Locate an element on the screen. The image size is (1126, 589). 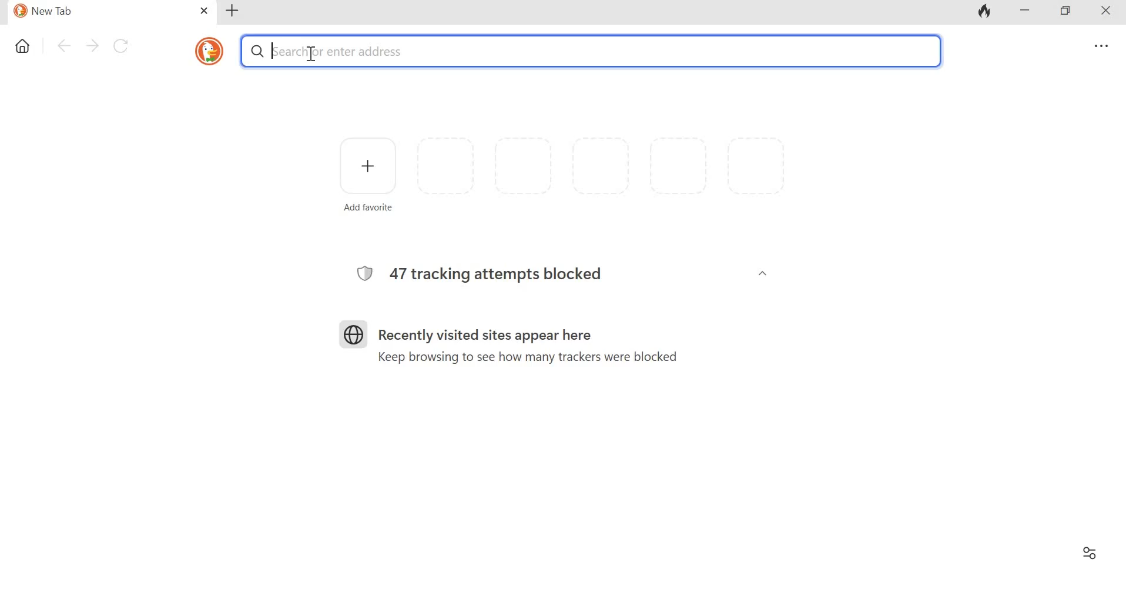
New Tab is located at coordinates (100, 12).